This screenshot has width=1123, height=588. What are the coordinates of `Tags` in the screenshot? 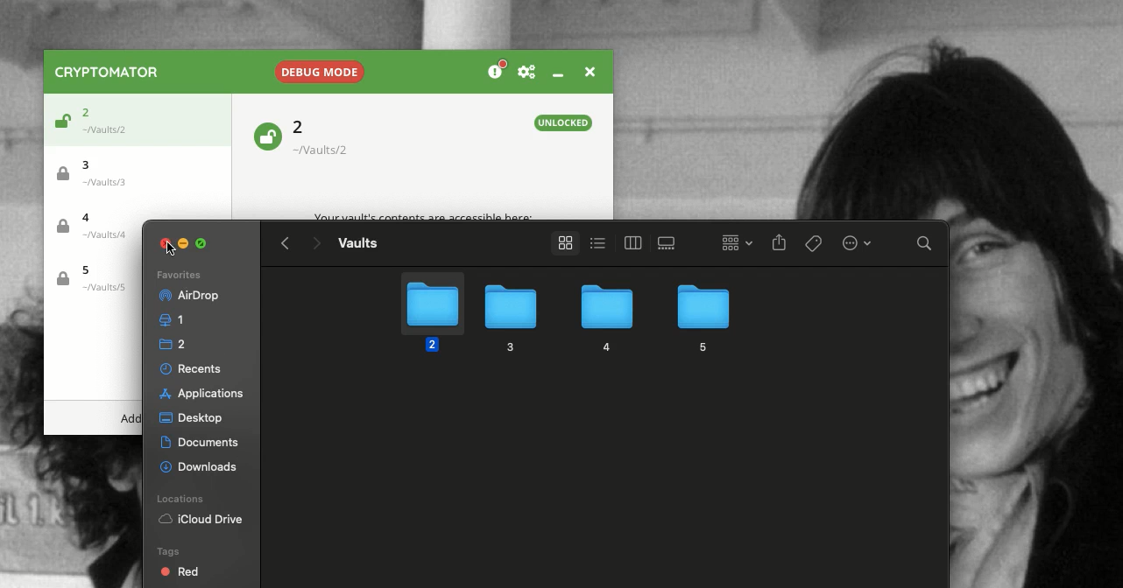 It's located at (204, 521).